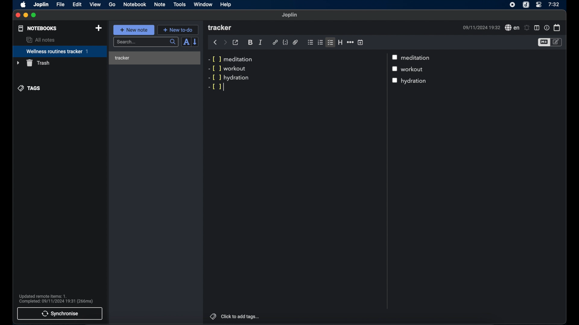  Describe the element at coordinates (511, 27) in the screenshot. I see `spell check` at that location.